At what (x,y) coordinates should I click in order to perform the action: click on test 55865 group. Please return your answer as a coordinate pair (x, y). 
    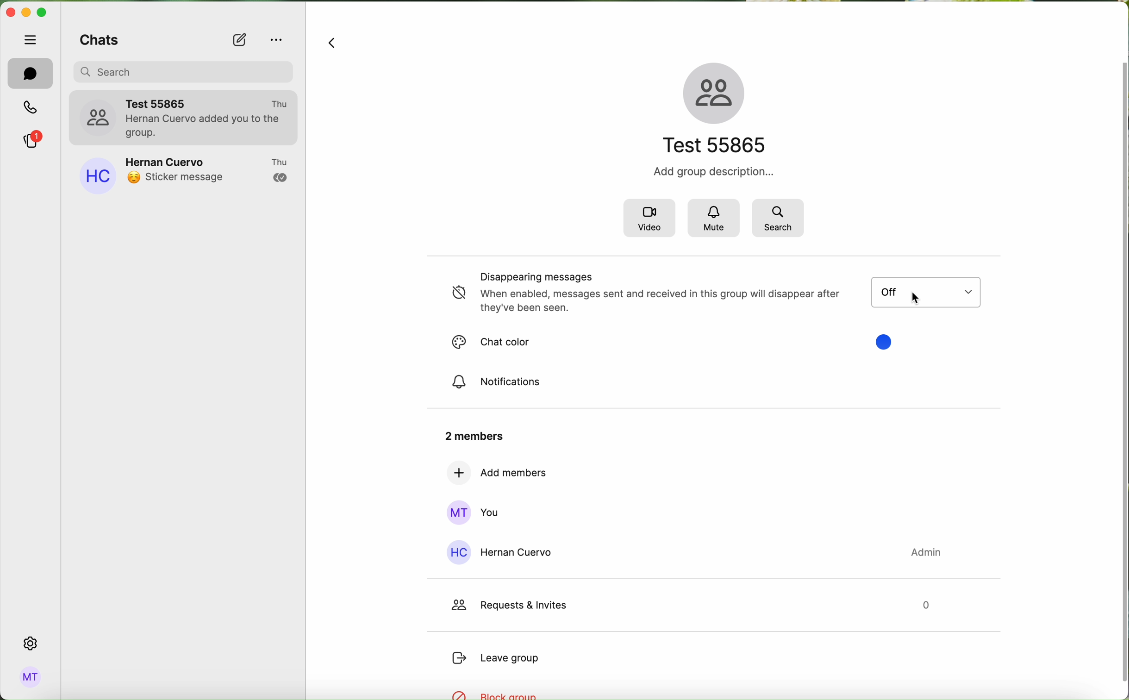
    Looking at the image, I should click on (184, 116).